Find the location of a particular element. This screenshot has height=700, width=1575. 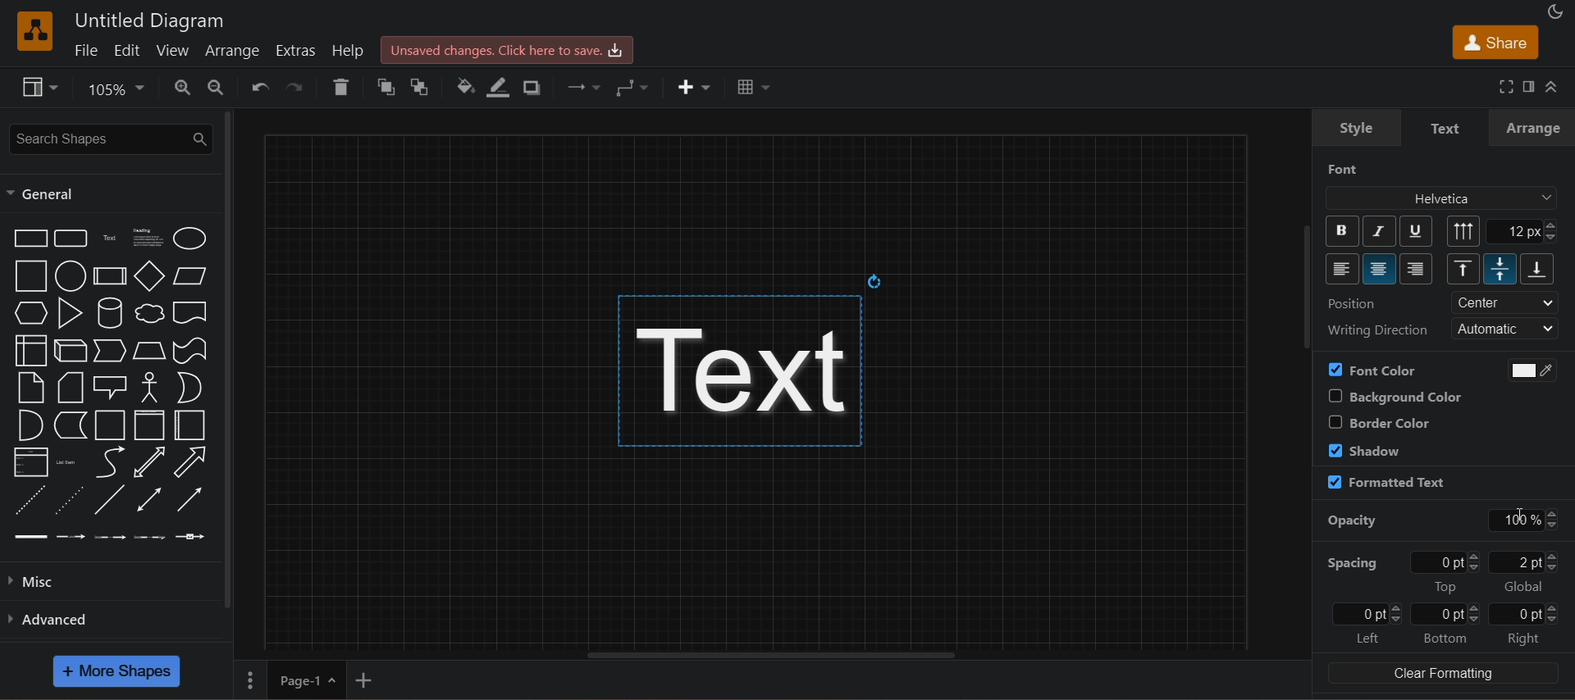

rectangle is located at coordinates (30, 238).